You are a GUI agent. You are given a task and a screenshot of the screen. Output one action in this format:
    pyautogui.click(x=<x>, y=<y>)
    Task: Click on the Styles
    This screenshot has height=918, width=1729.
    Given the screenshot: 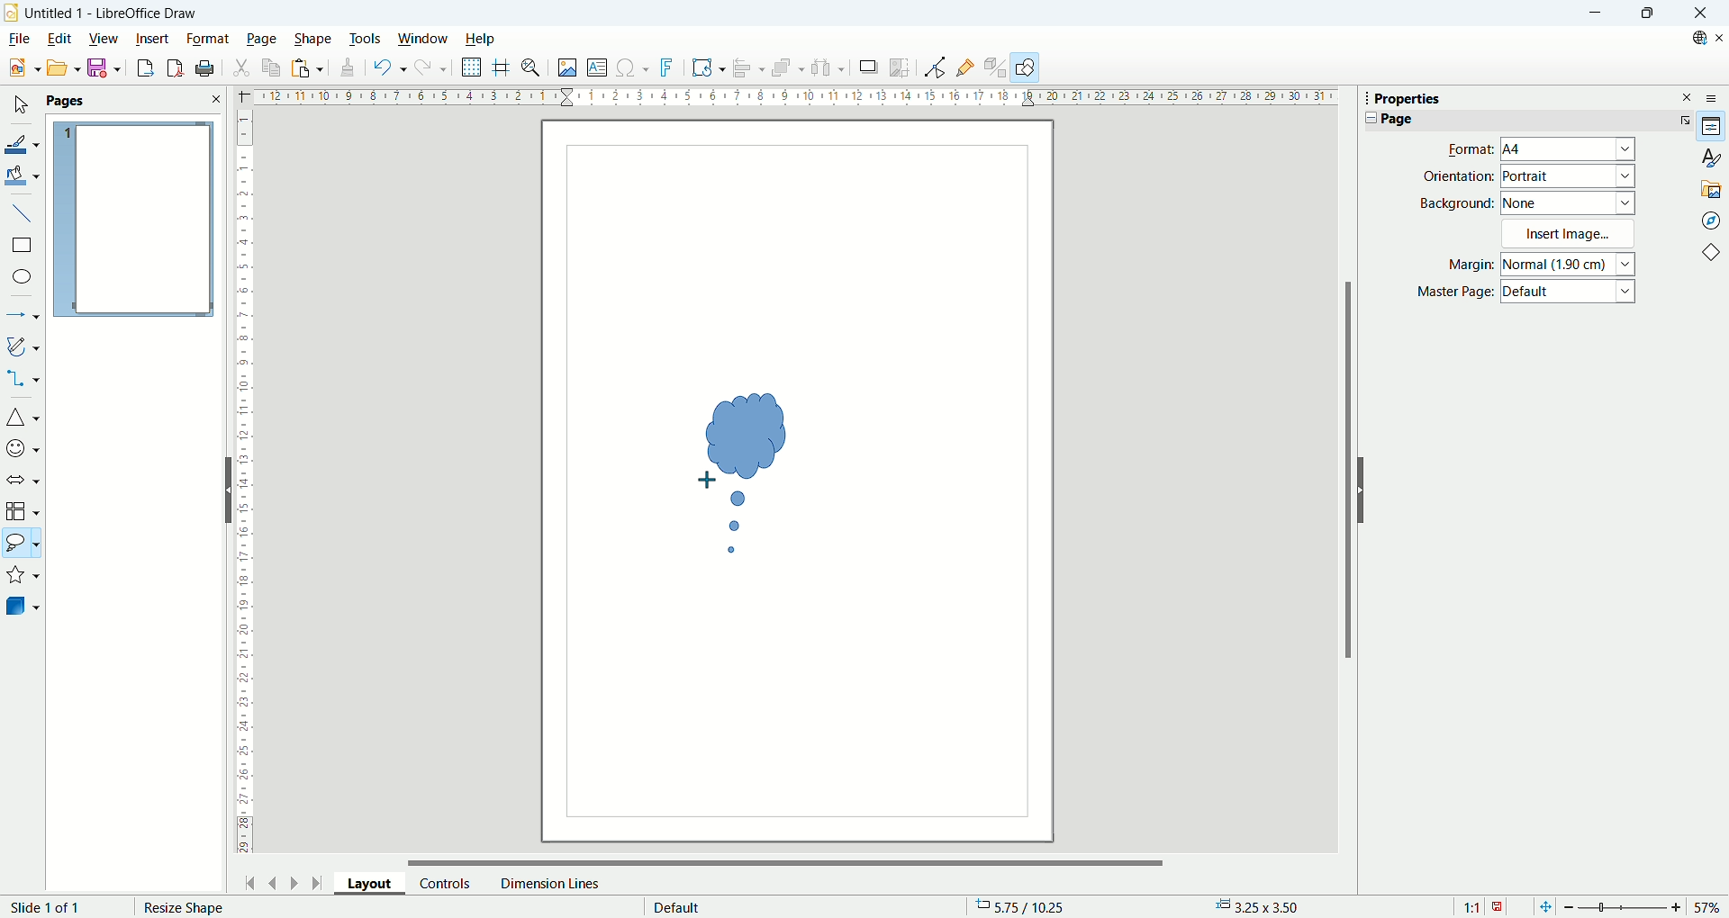 What is the action you would take?
    pyautogui.click(x=1711, y=157)
    